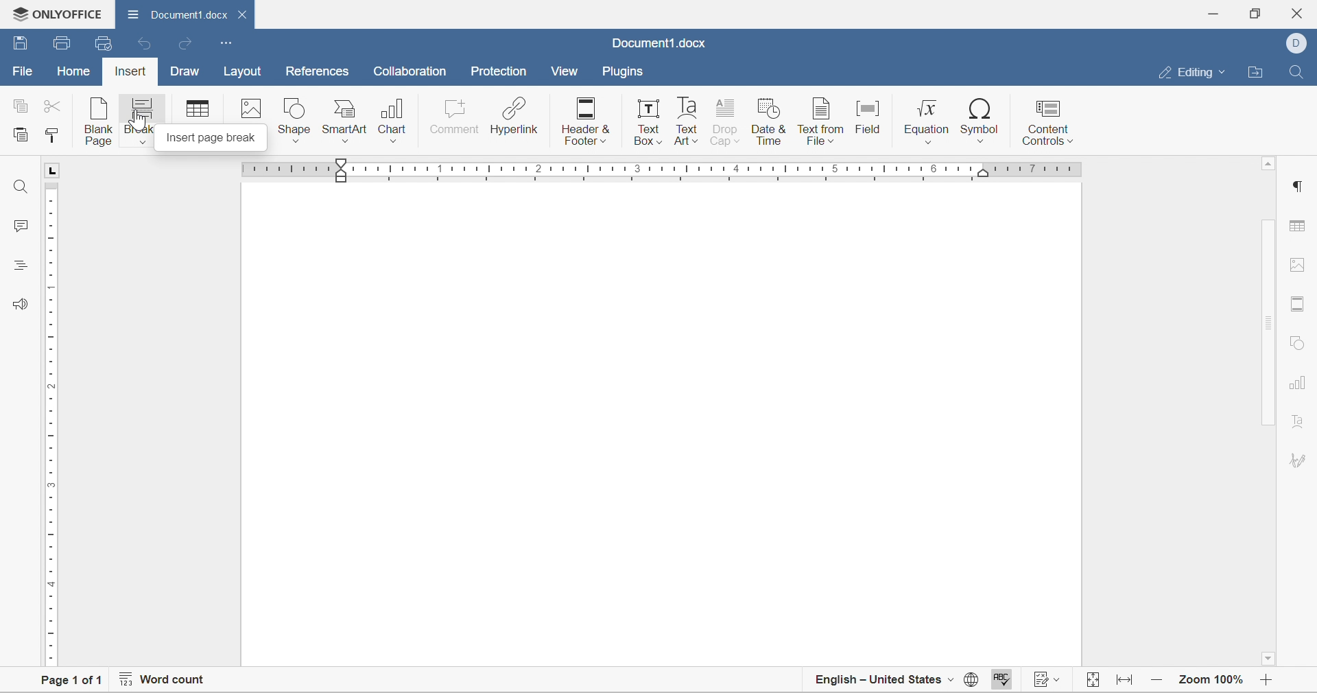  Describe the element at coordinates (1301, 462) in the screenshot. I see `Text art settings` at that location.